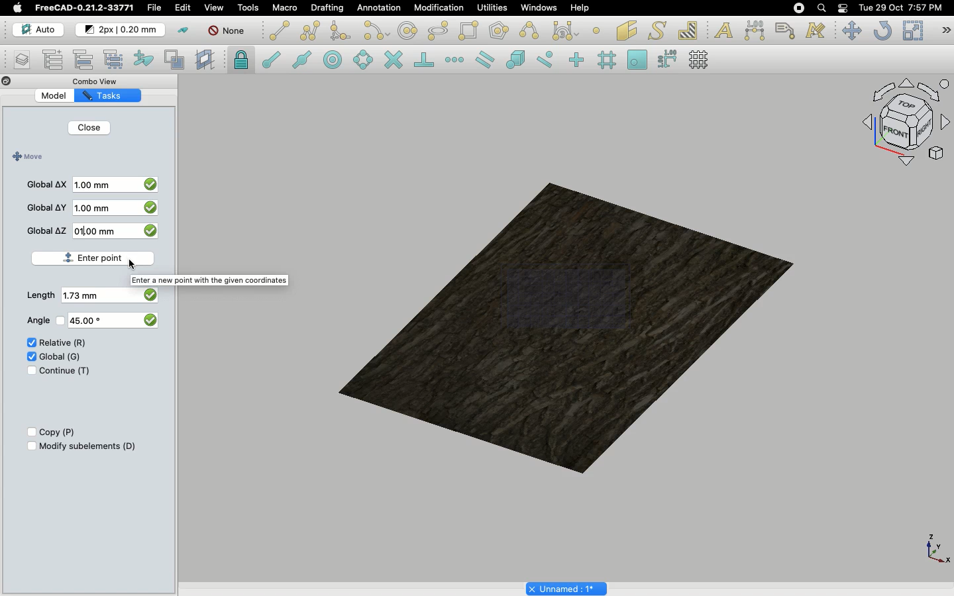 Image resolution: width=954 pixels, height=596 pixels. What do you see at coordinates (816, 30) in the screenshot?
I see `Annotation styles` at bounding box center [816, 30].